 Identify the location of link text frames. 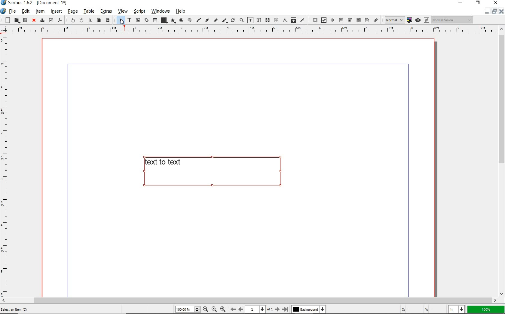
(267, 20).